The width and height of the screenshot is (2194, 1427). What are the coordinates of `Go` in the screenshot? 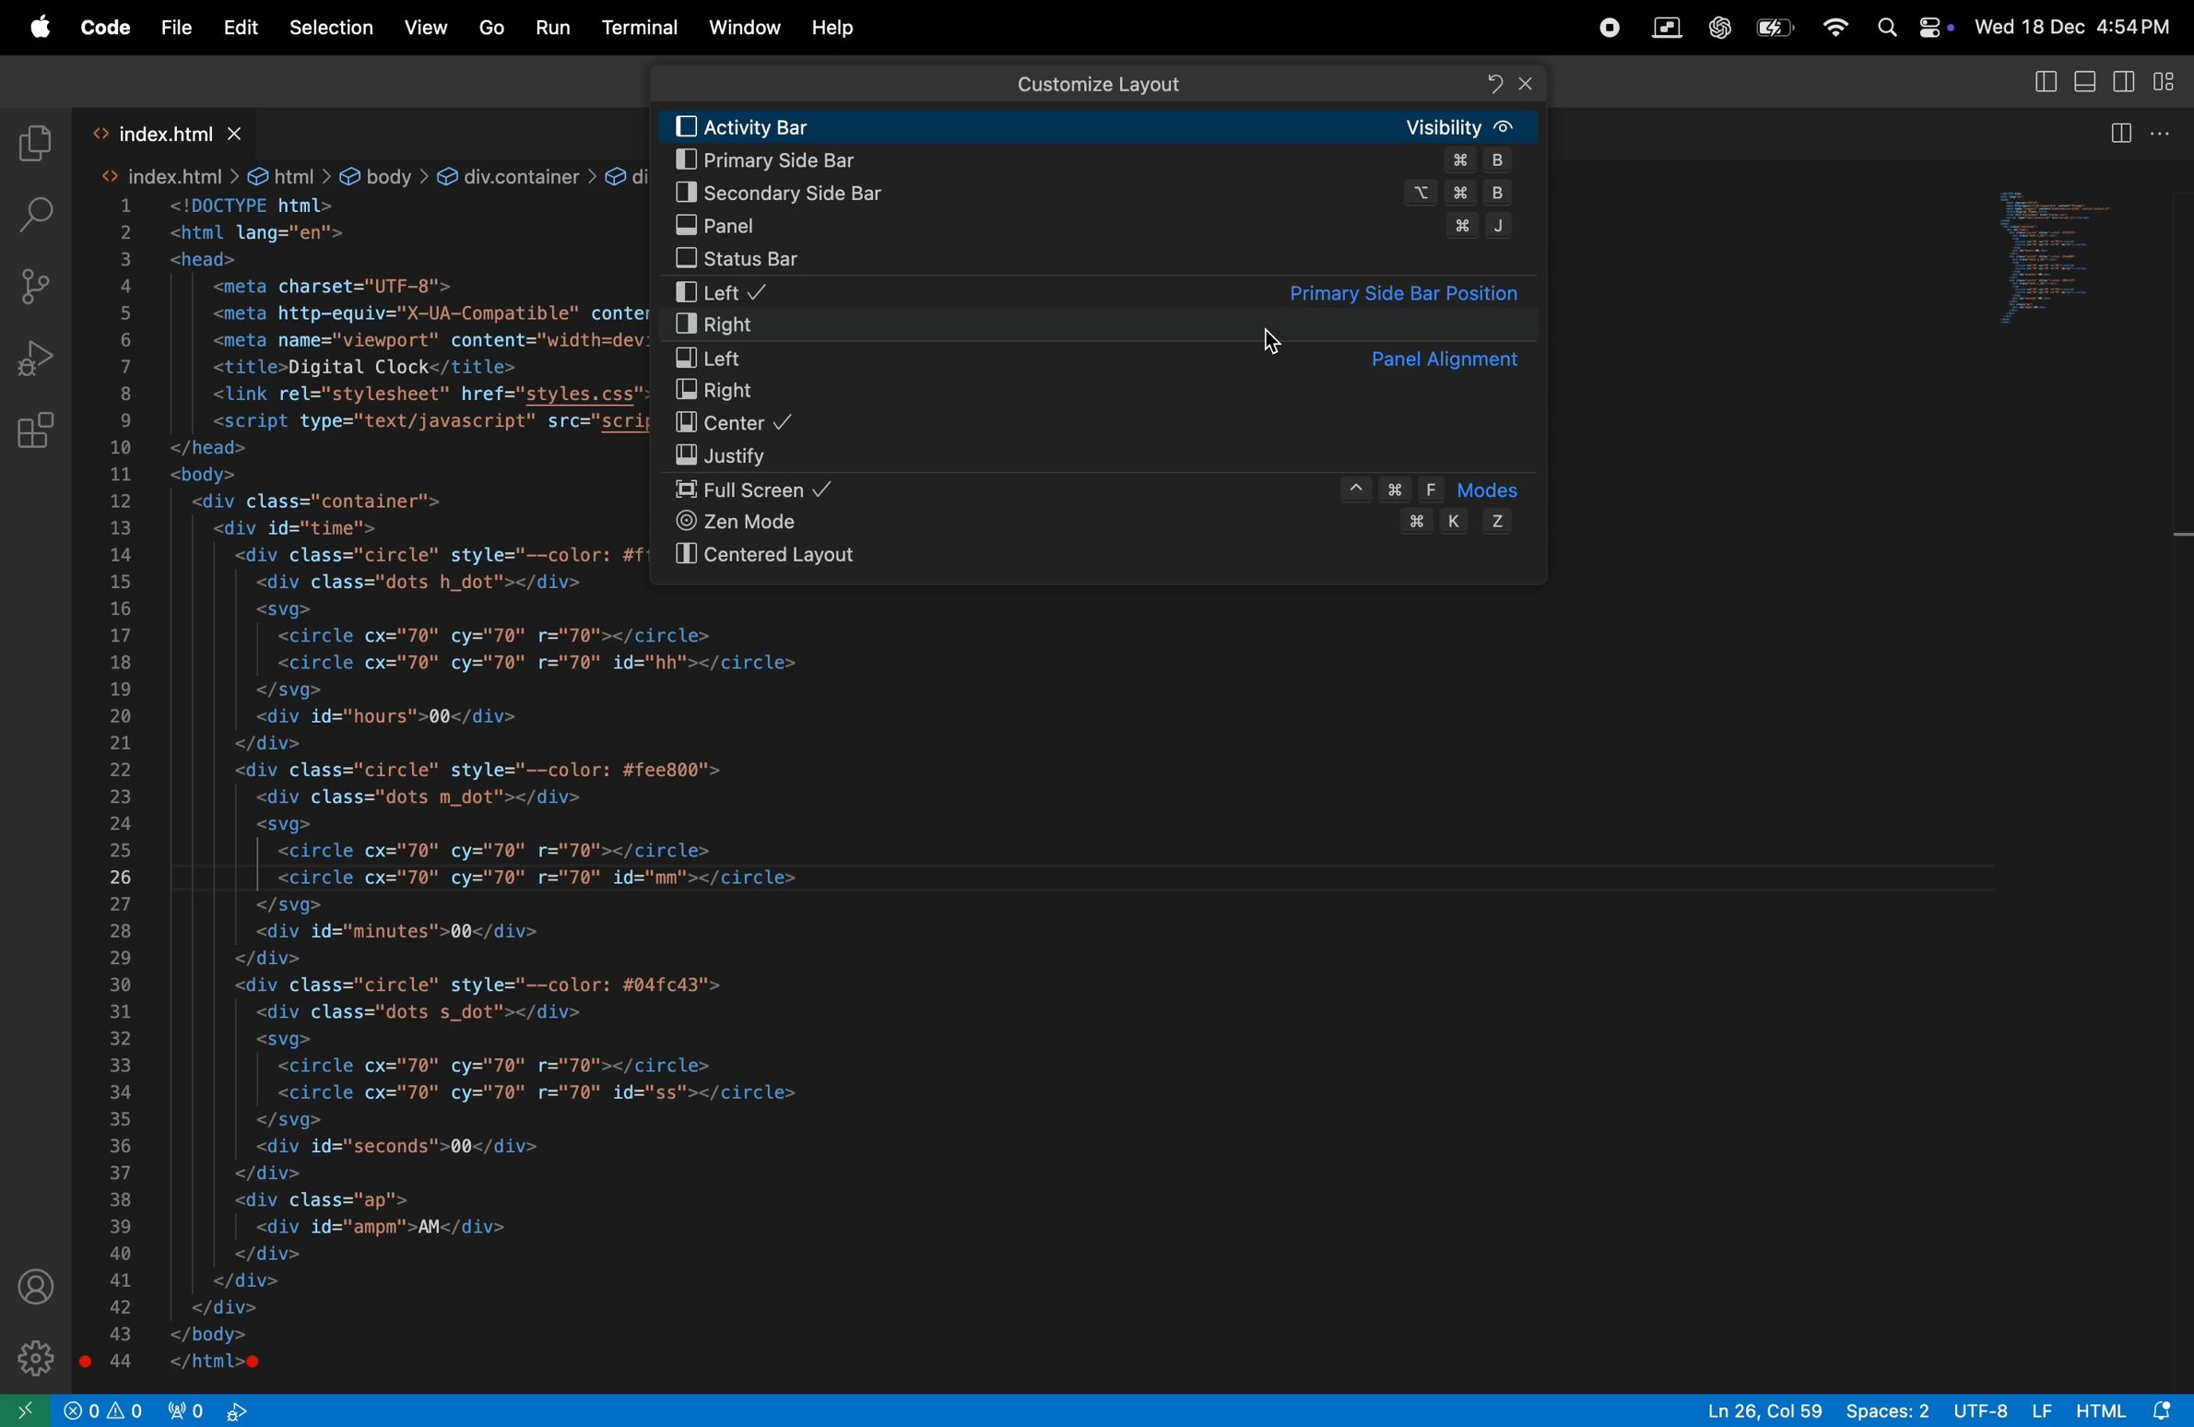 It's located at (489, 29).